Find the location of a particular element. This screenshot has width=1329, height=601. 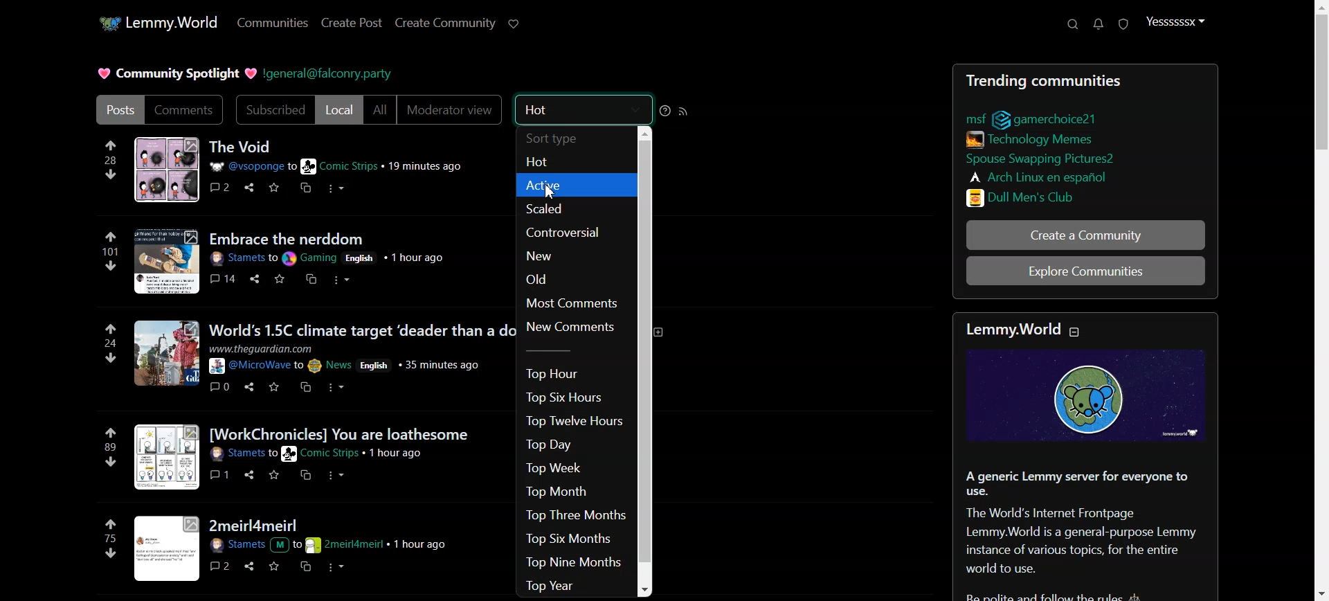

post details is located at coordinates (318, 454).